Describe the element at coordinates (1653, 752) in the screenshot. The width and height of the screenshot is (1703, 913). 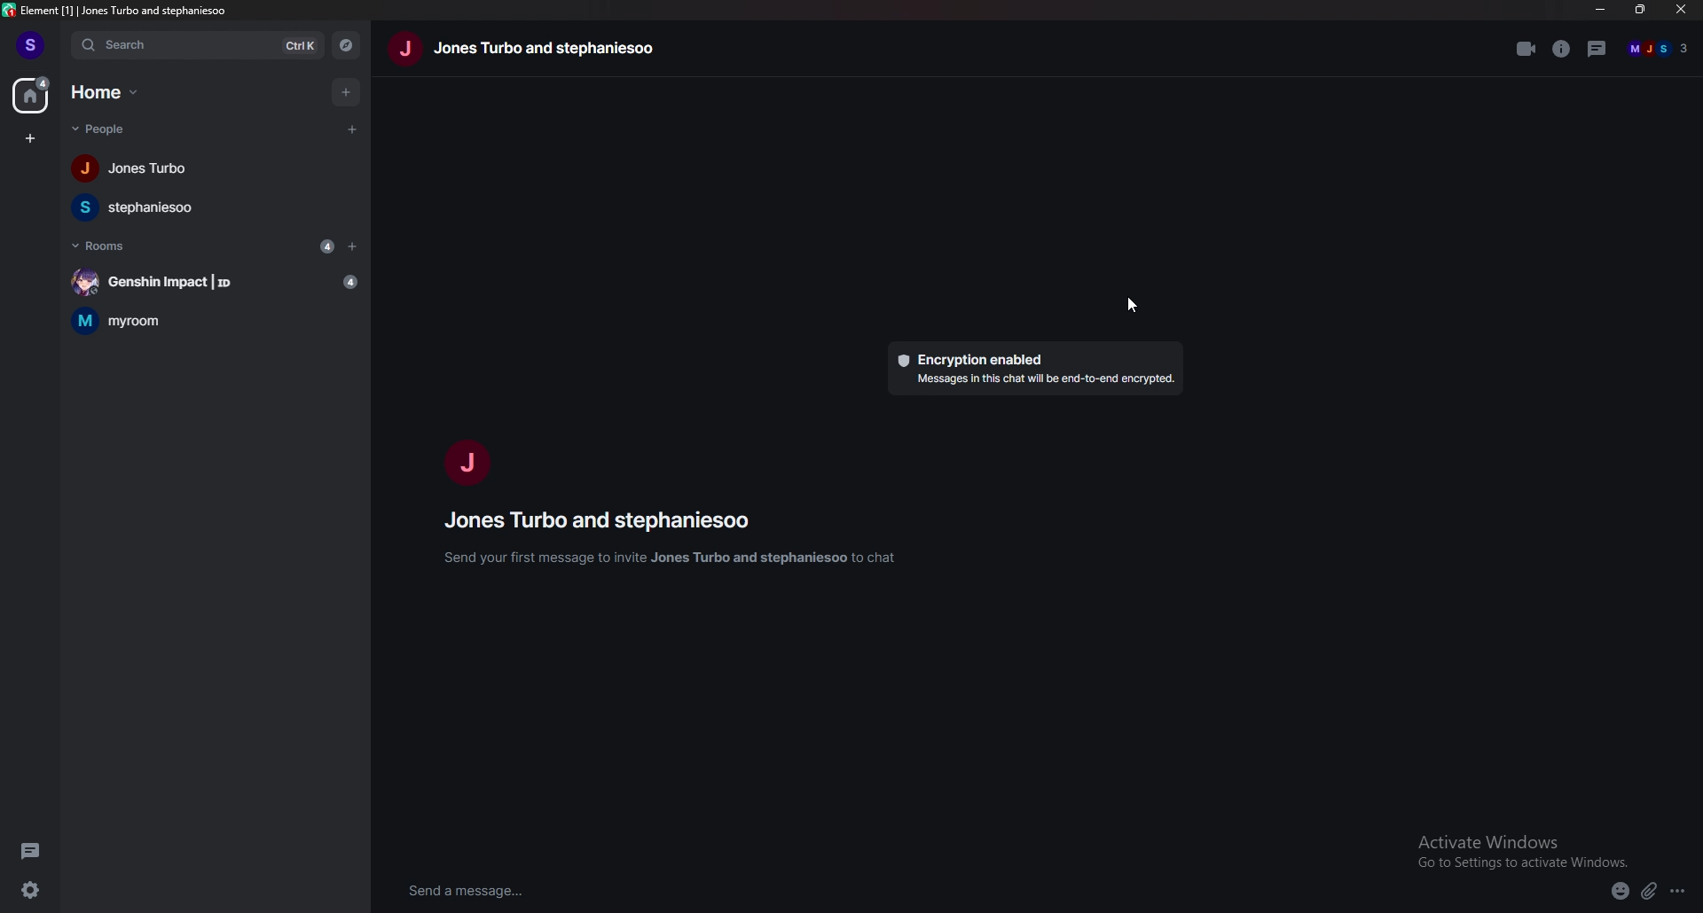
I see `expand` at that location.